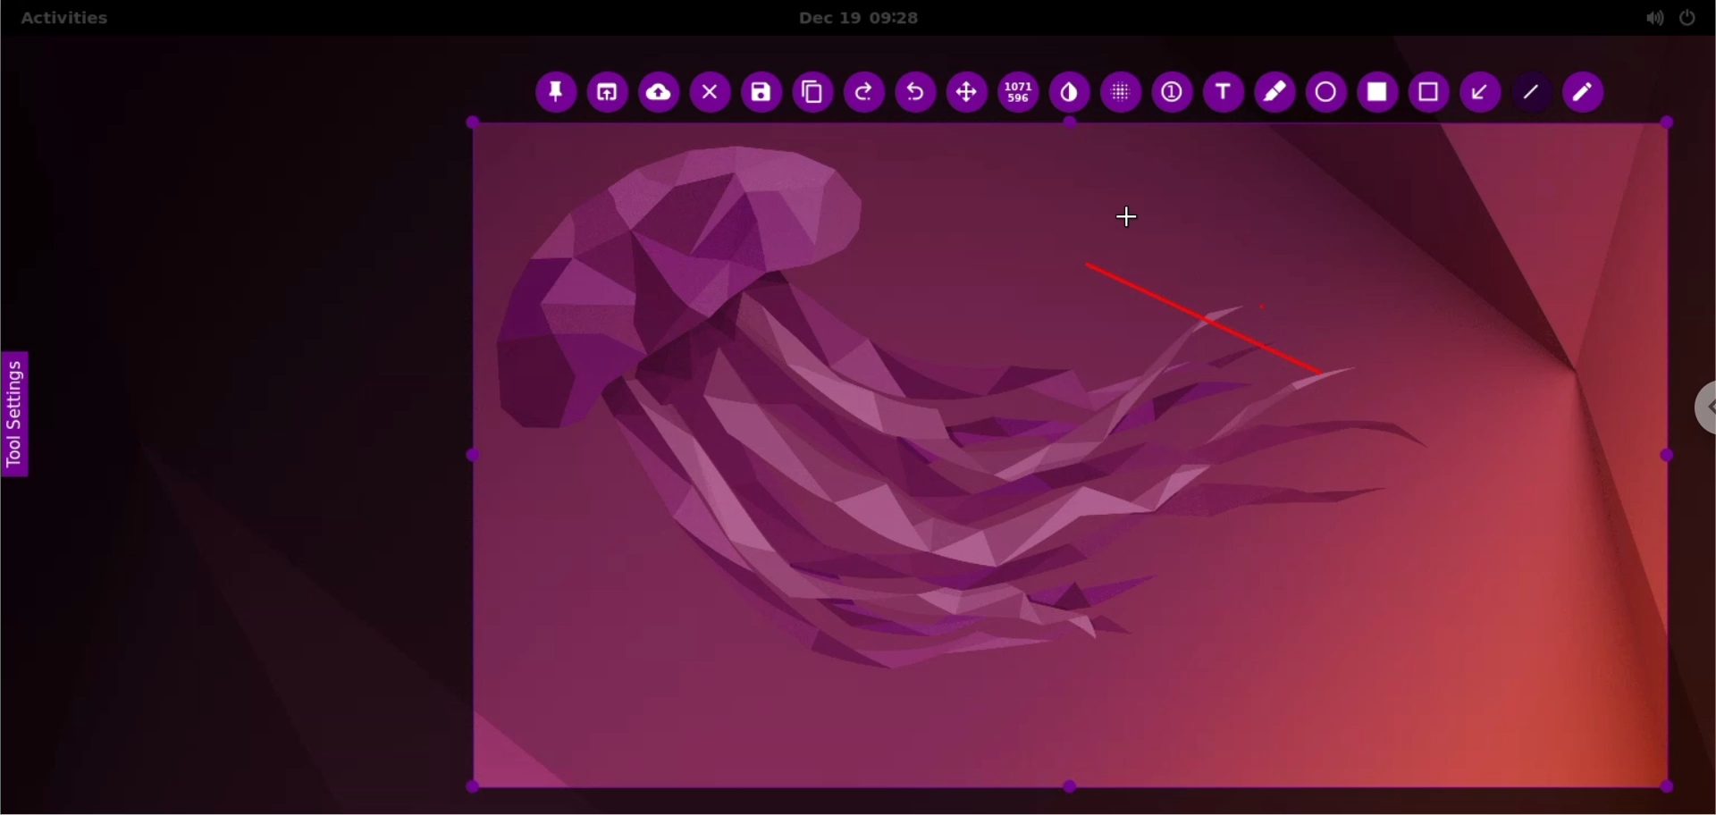 The width and height of the screenshot is (1716, 815). I want to click on tool settings, so click(21, 420).